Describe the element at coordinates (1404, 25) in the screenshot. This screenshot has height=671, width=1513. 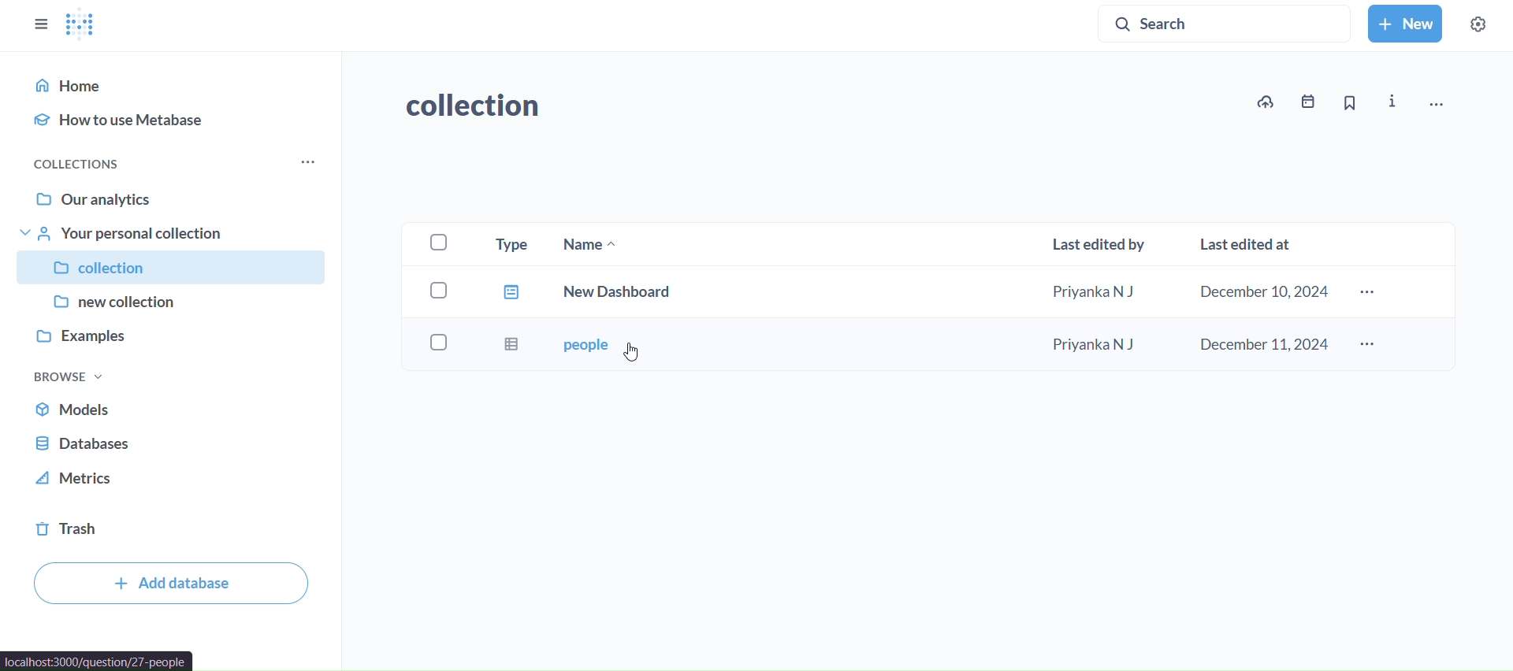
I see `new` at that location.